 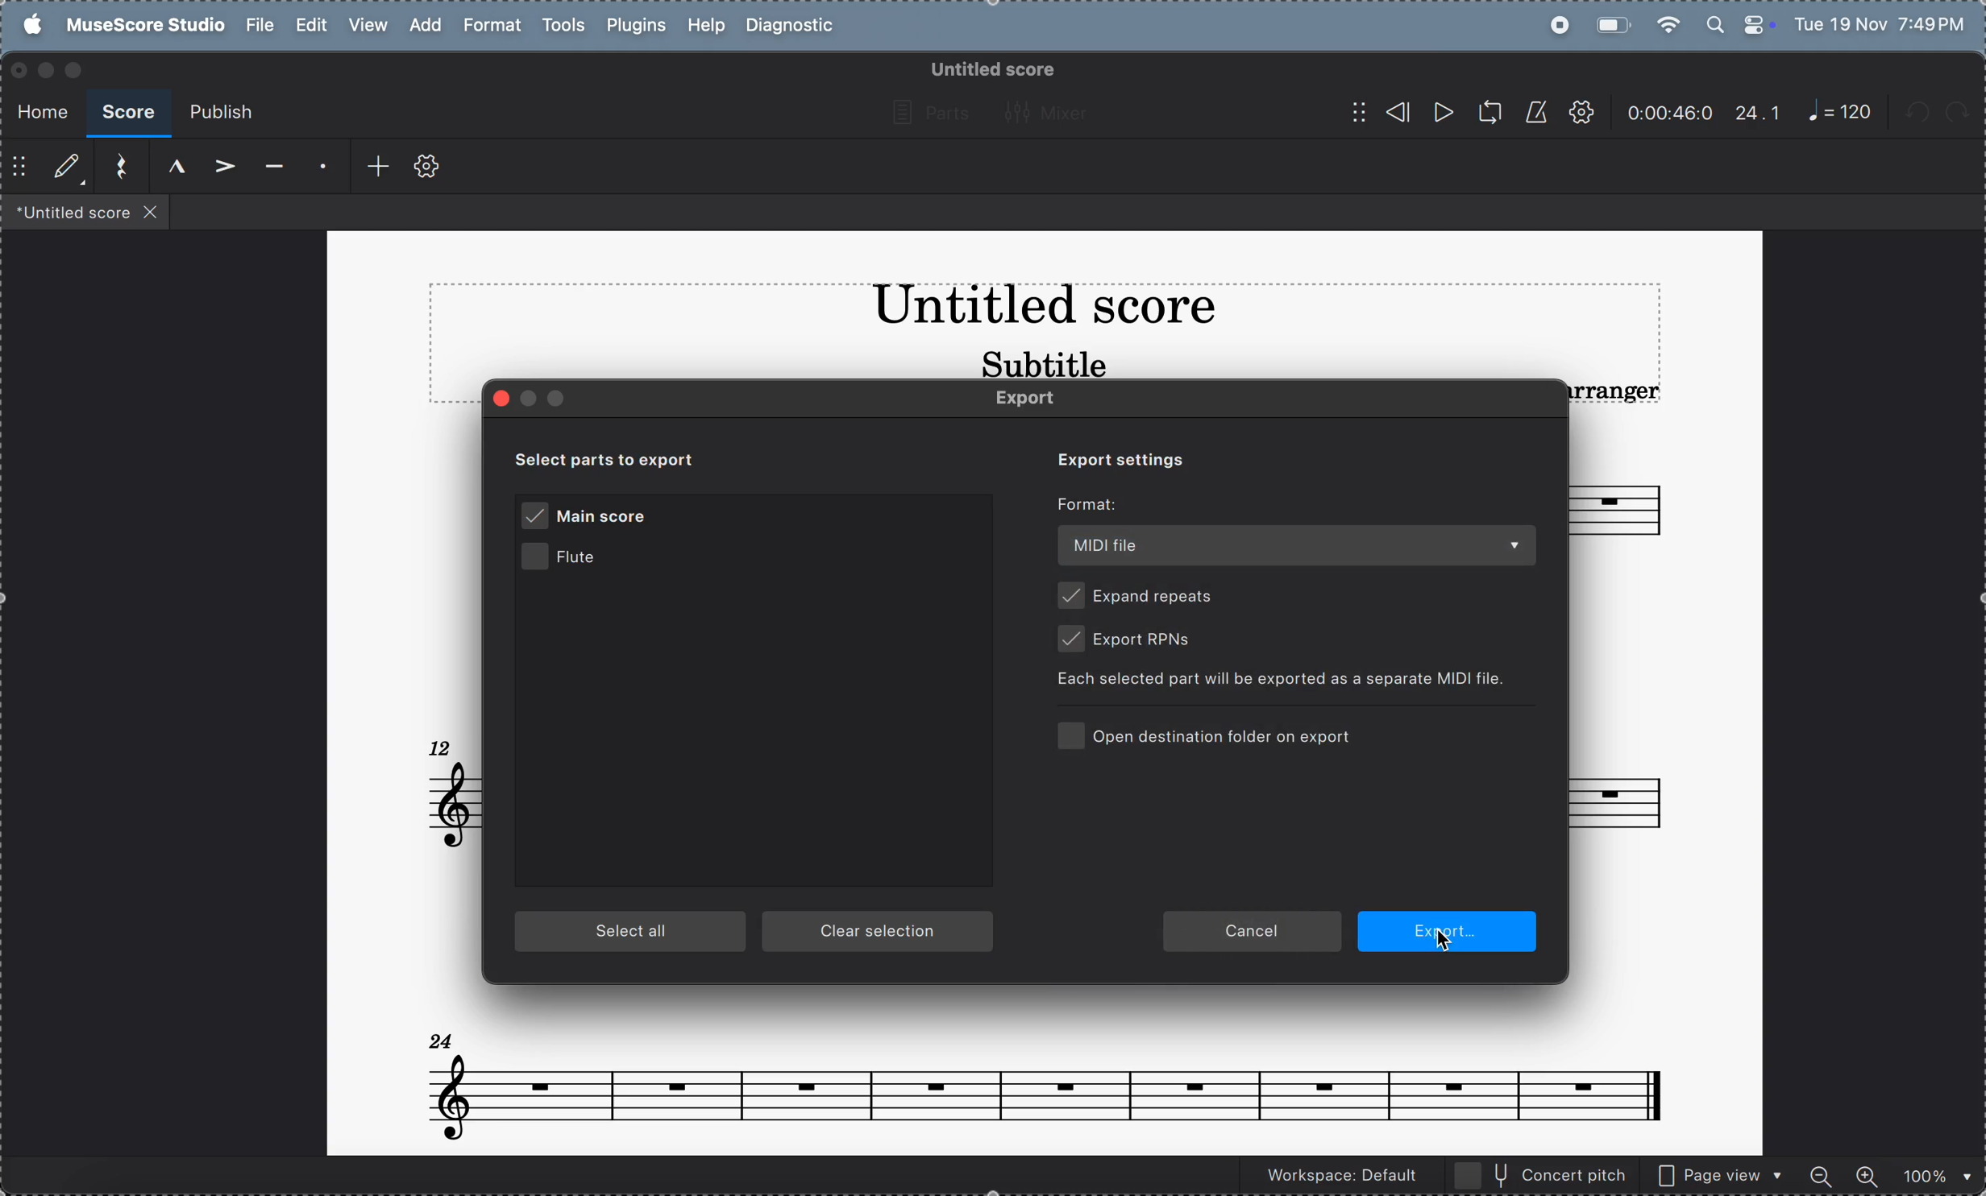 What do you see at coordinates (270, 168) in the screenshot?
I see `tenuto` at bounding box center [270, 168].